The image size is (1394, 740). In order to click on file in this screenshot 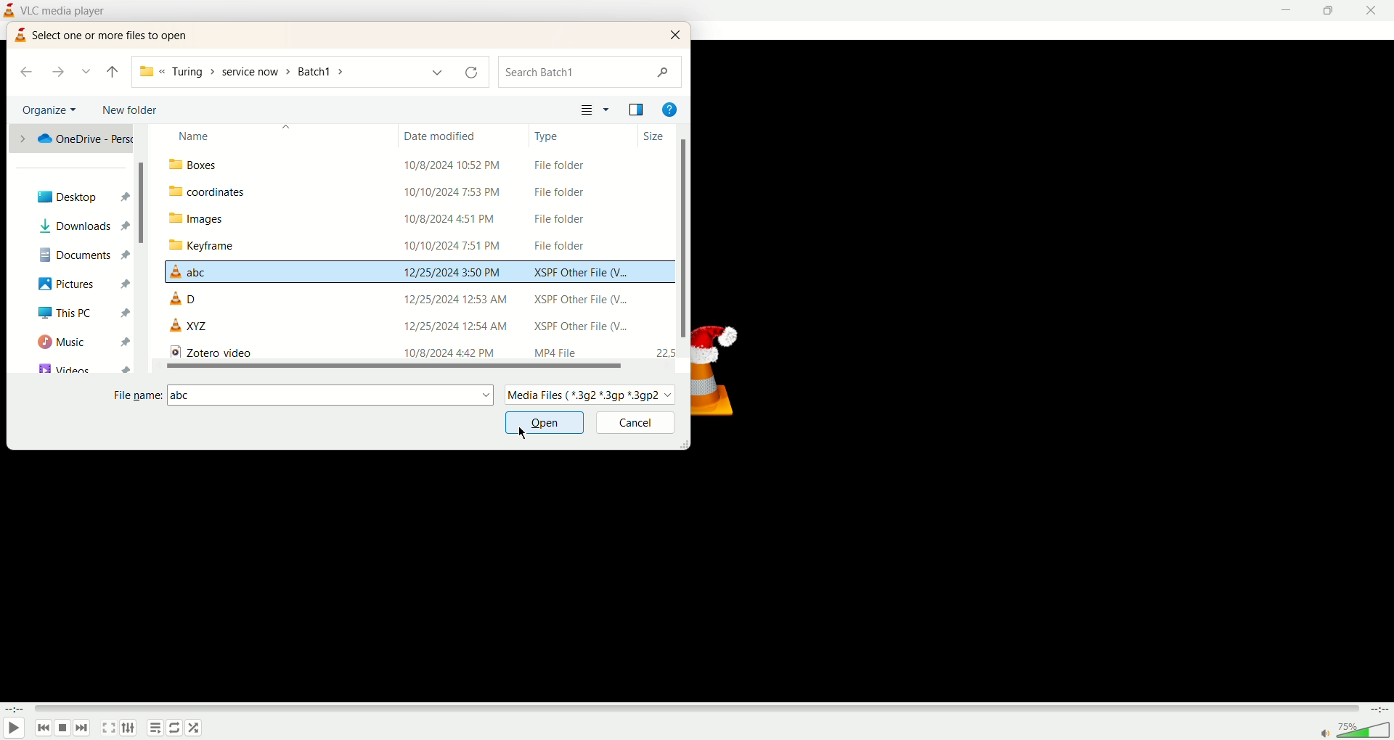, I will do `click(413, 299)`.